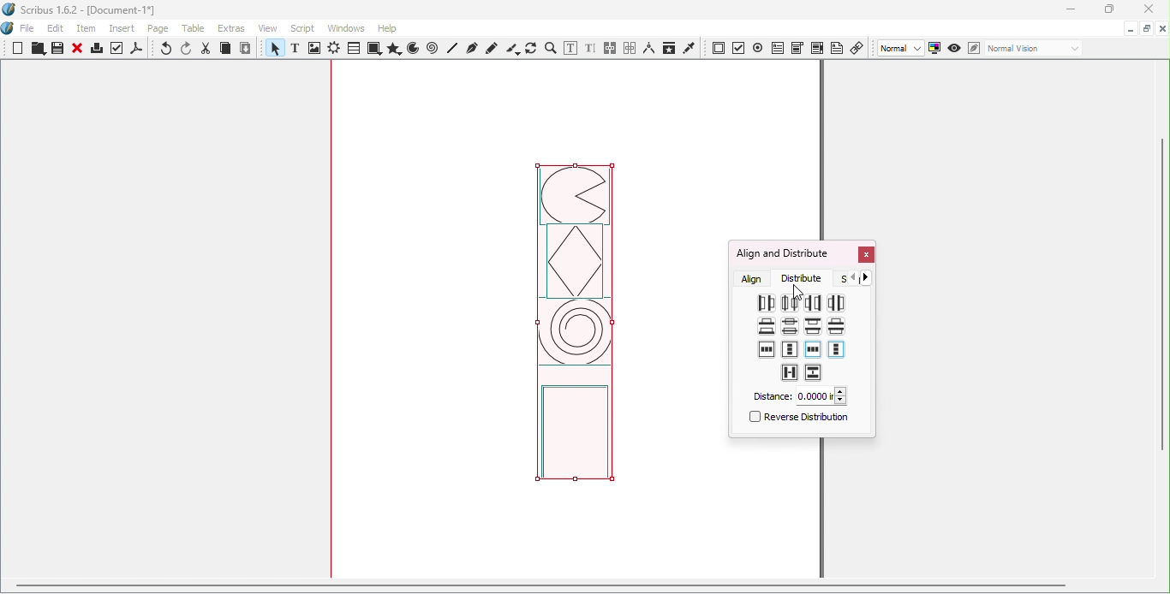 The image size is (1170, 594). I want to click on Toggle color management system, so click(935, 47).